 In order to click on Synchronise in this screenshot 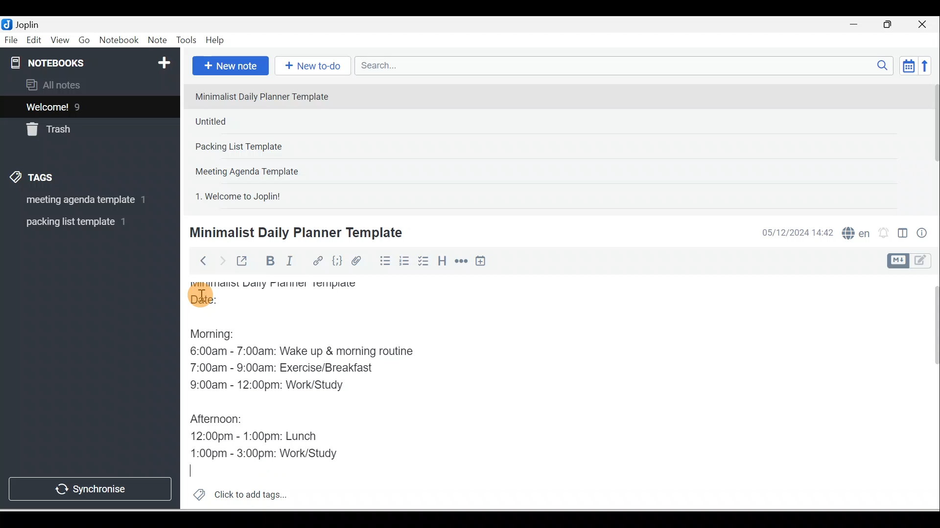, I will do `click(89, 487)`.